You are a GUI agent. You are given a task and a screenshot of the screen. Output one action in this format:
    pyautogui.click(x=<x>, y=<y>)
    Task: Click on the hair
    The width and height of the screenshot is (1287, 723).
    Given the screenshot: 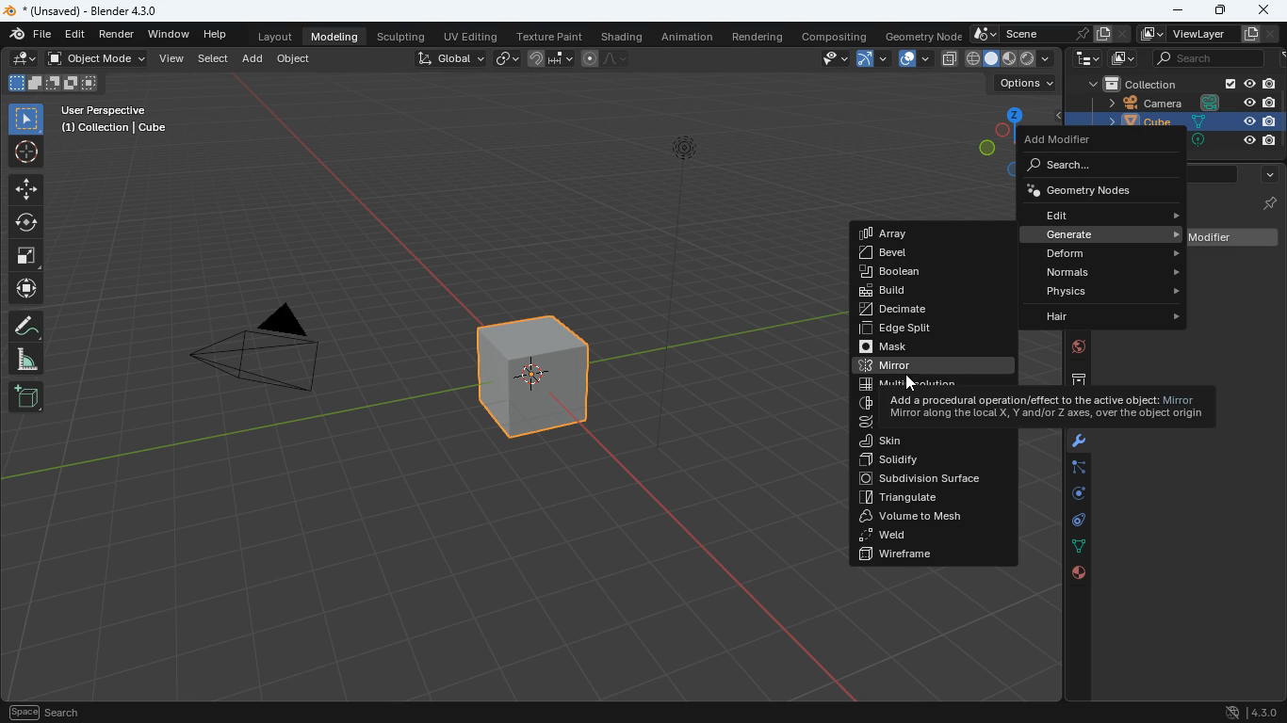 What is the action you would take?
    pyautogui.click(x=1109, y=316)
    